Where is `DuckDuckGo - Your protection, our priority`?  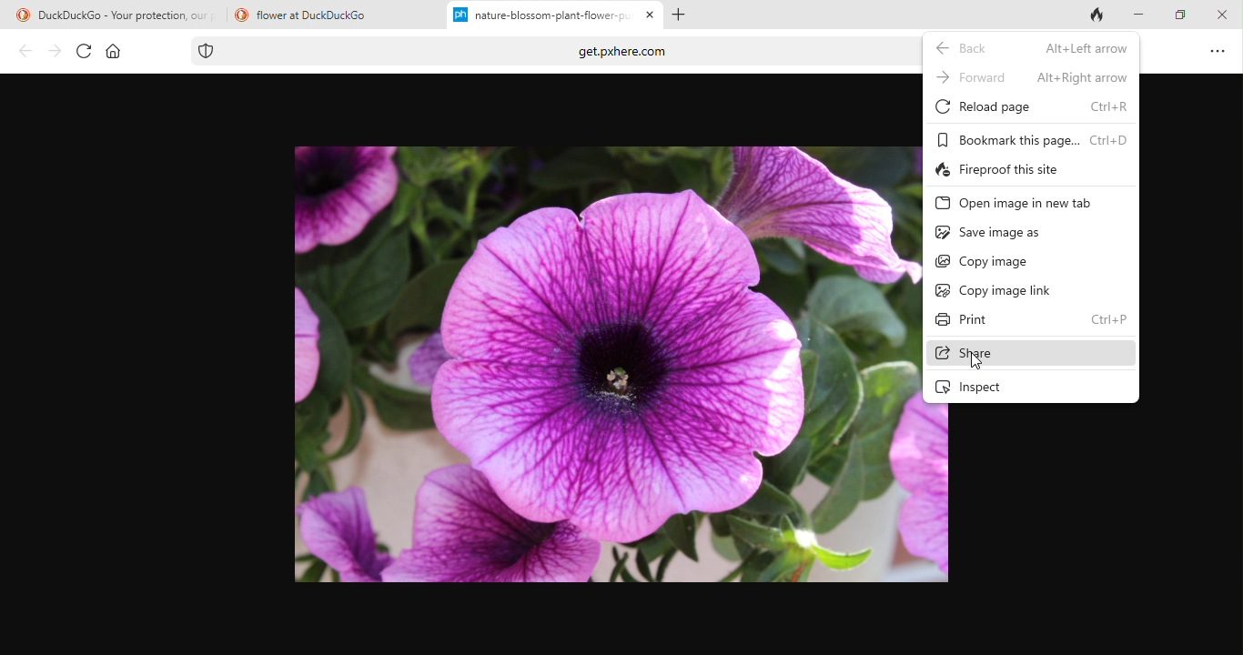 DuckDuckGo - Your protection, our priority is located at coordinates (131, 15).